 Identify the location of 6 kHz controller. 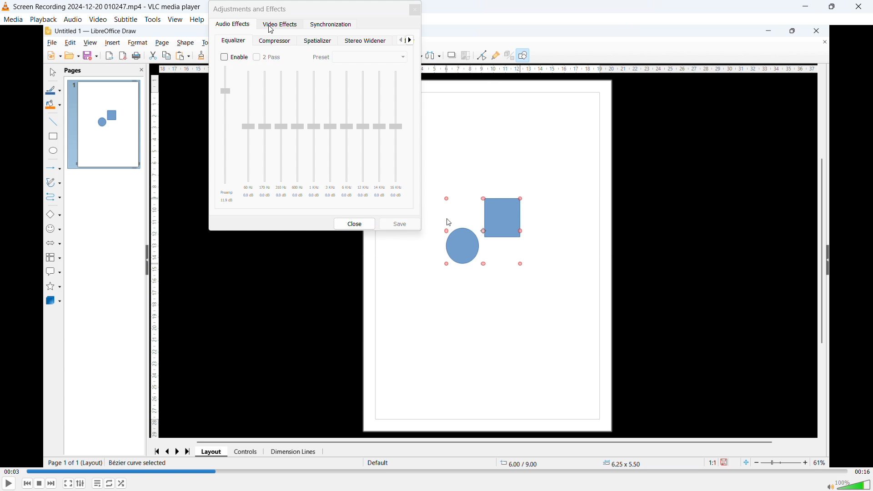
(346, 135).